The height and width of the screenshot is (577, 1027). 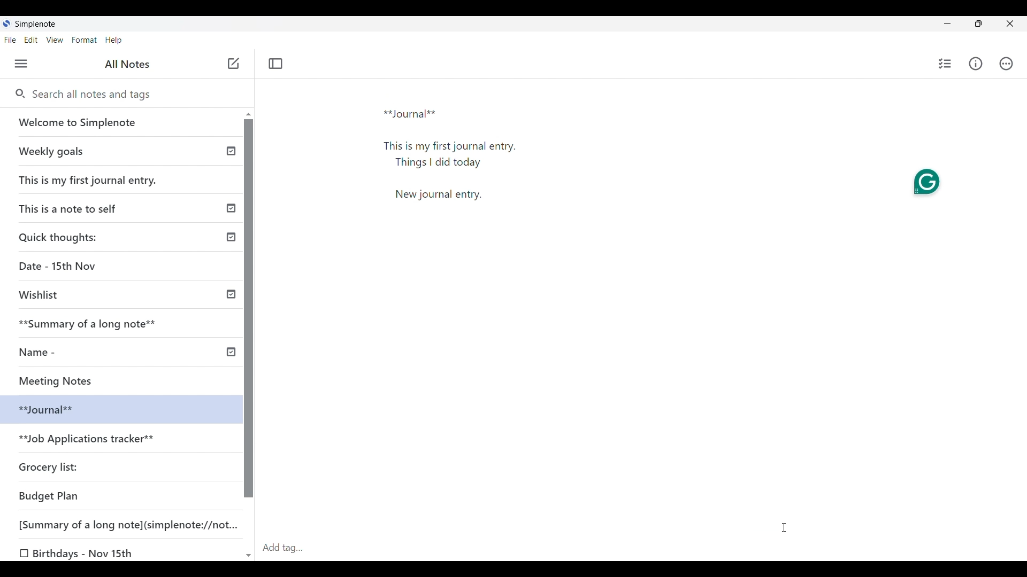 I want to click on Budget Plan, so click(x=49, y=496).